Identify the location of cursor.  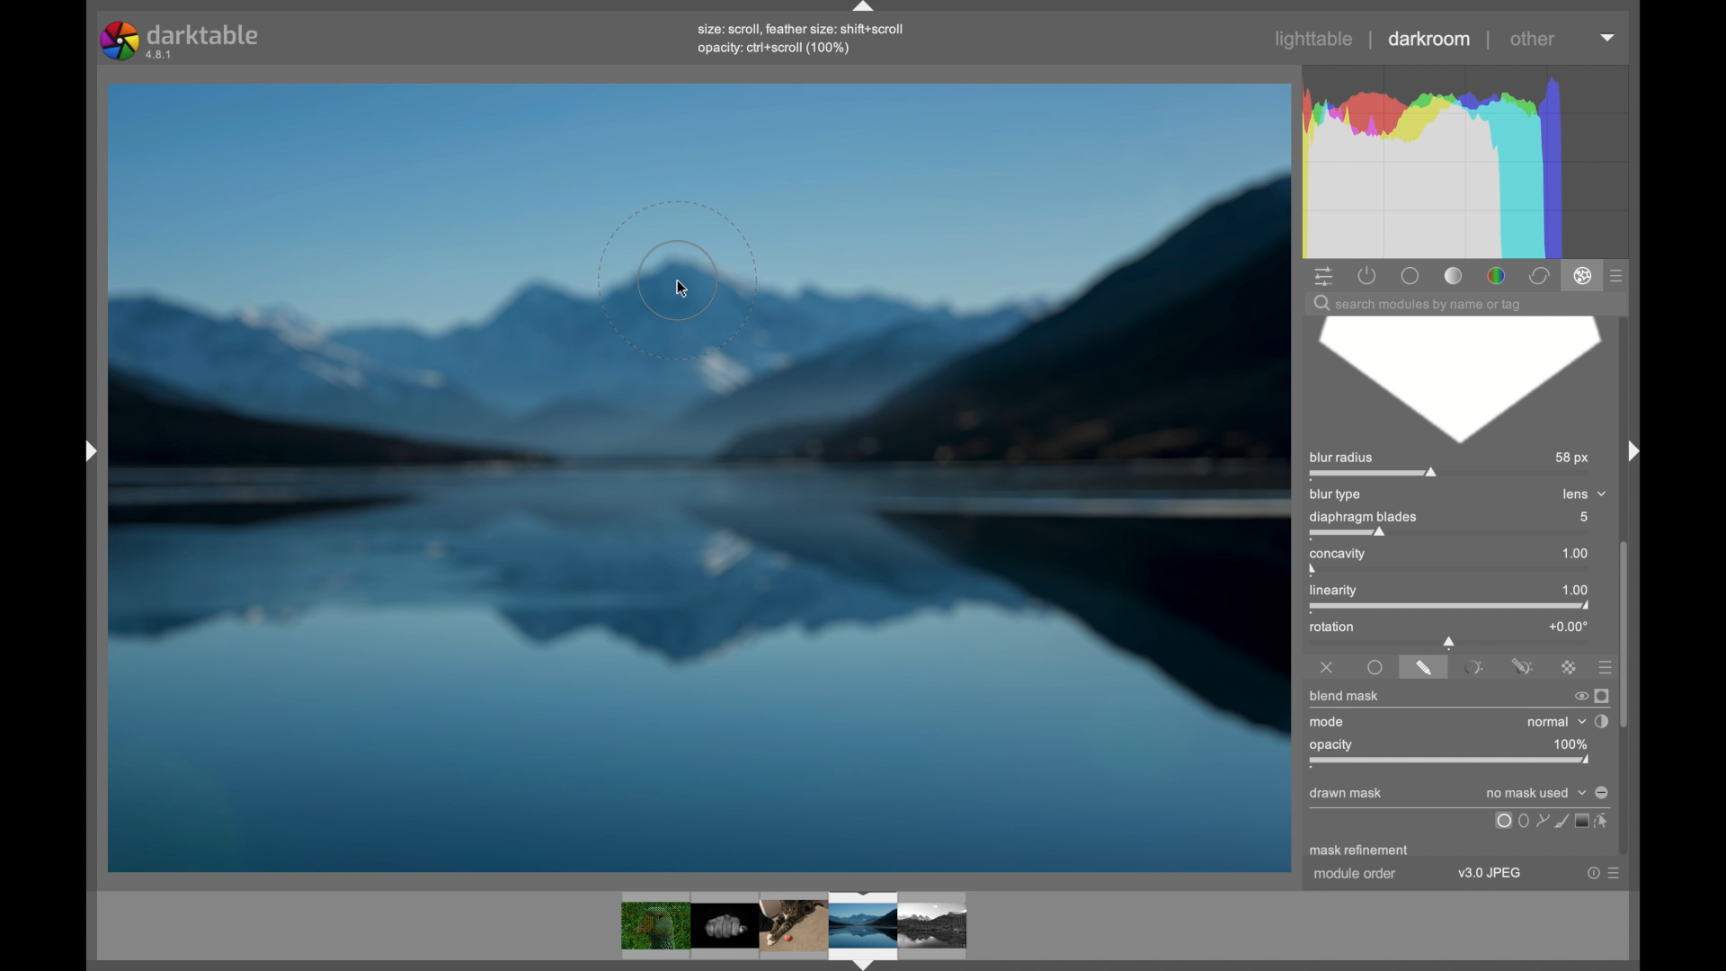
(683, 291).